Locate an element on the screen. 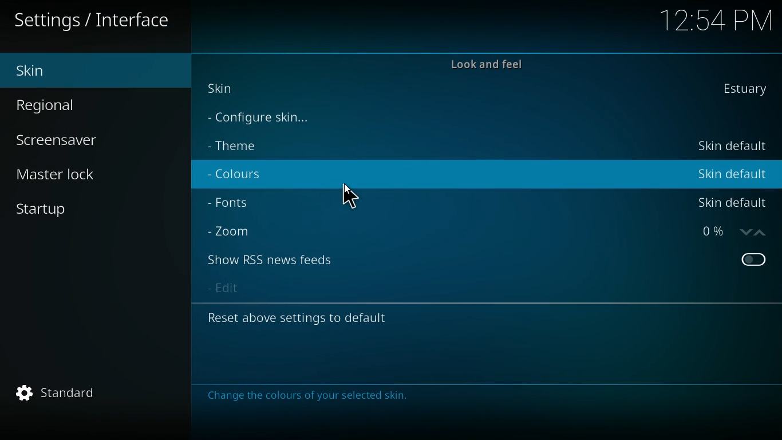 The height and width of the screenshot is (440, 782). reset is located at coordinates (312, 318).